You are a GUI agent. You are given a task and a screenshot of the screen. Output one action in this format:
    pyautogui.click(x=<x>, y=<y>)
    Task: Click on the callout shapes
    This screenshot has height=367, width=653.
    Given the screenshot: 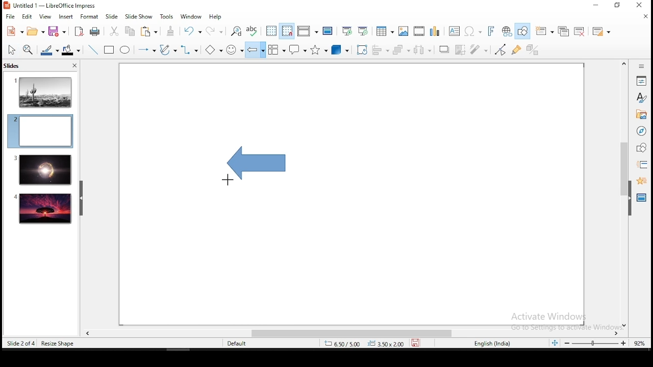 What is the action you would take?
    pyautogui.click(x=298, y=50)
    